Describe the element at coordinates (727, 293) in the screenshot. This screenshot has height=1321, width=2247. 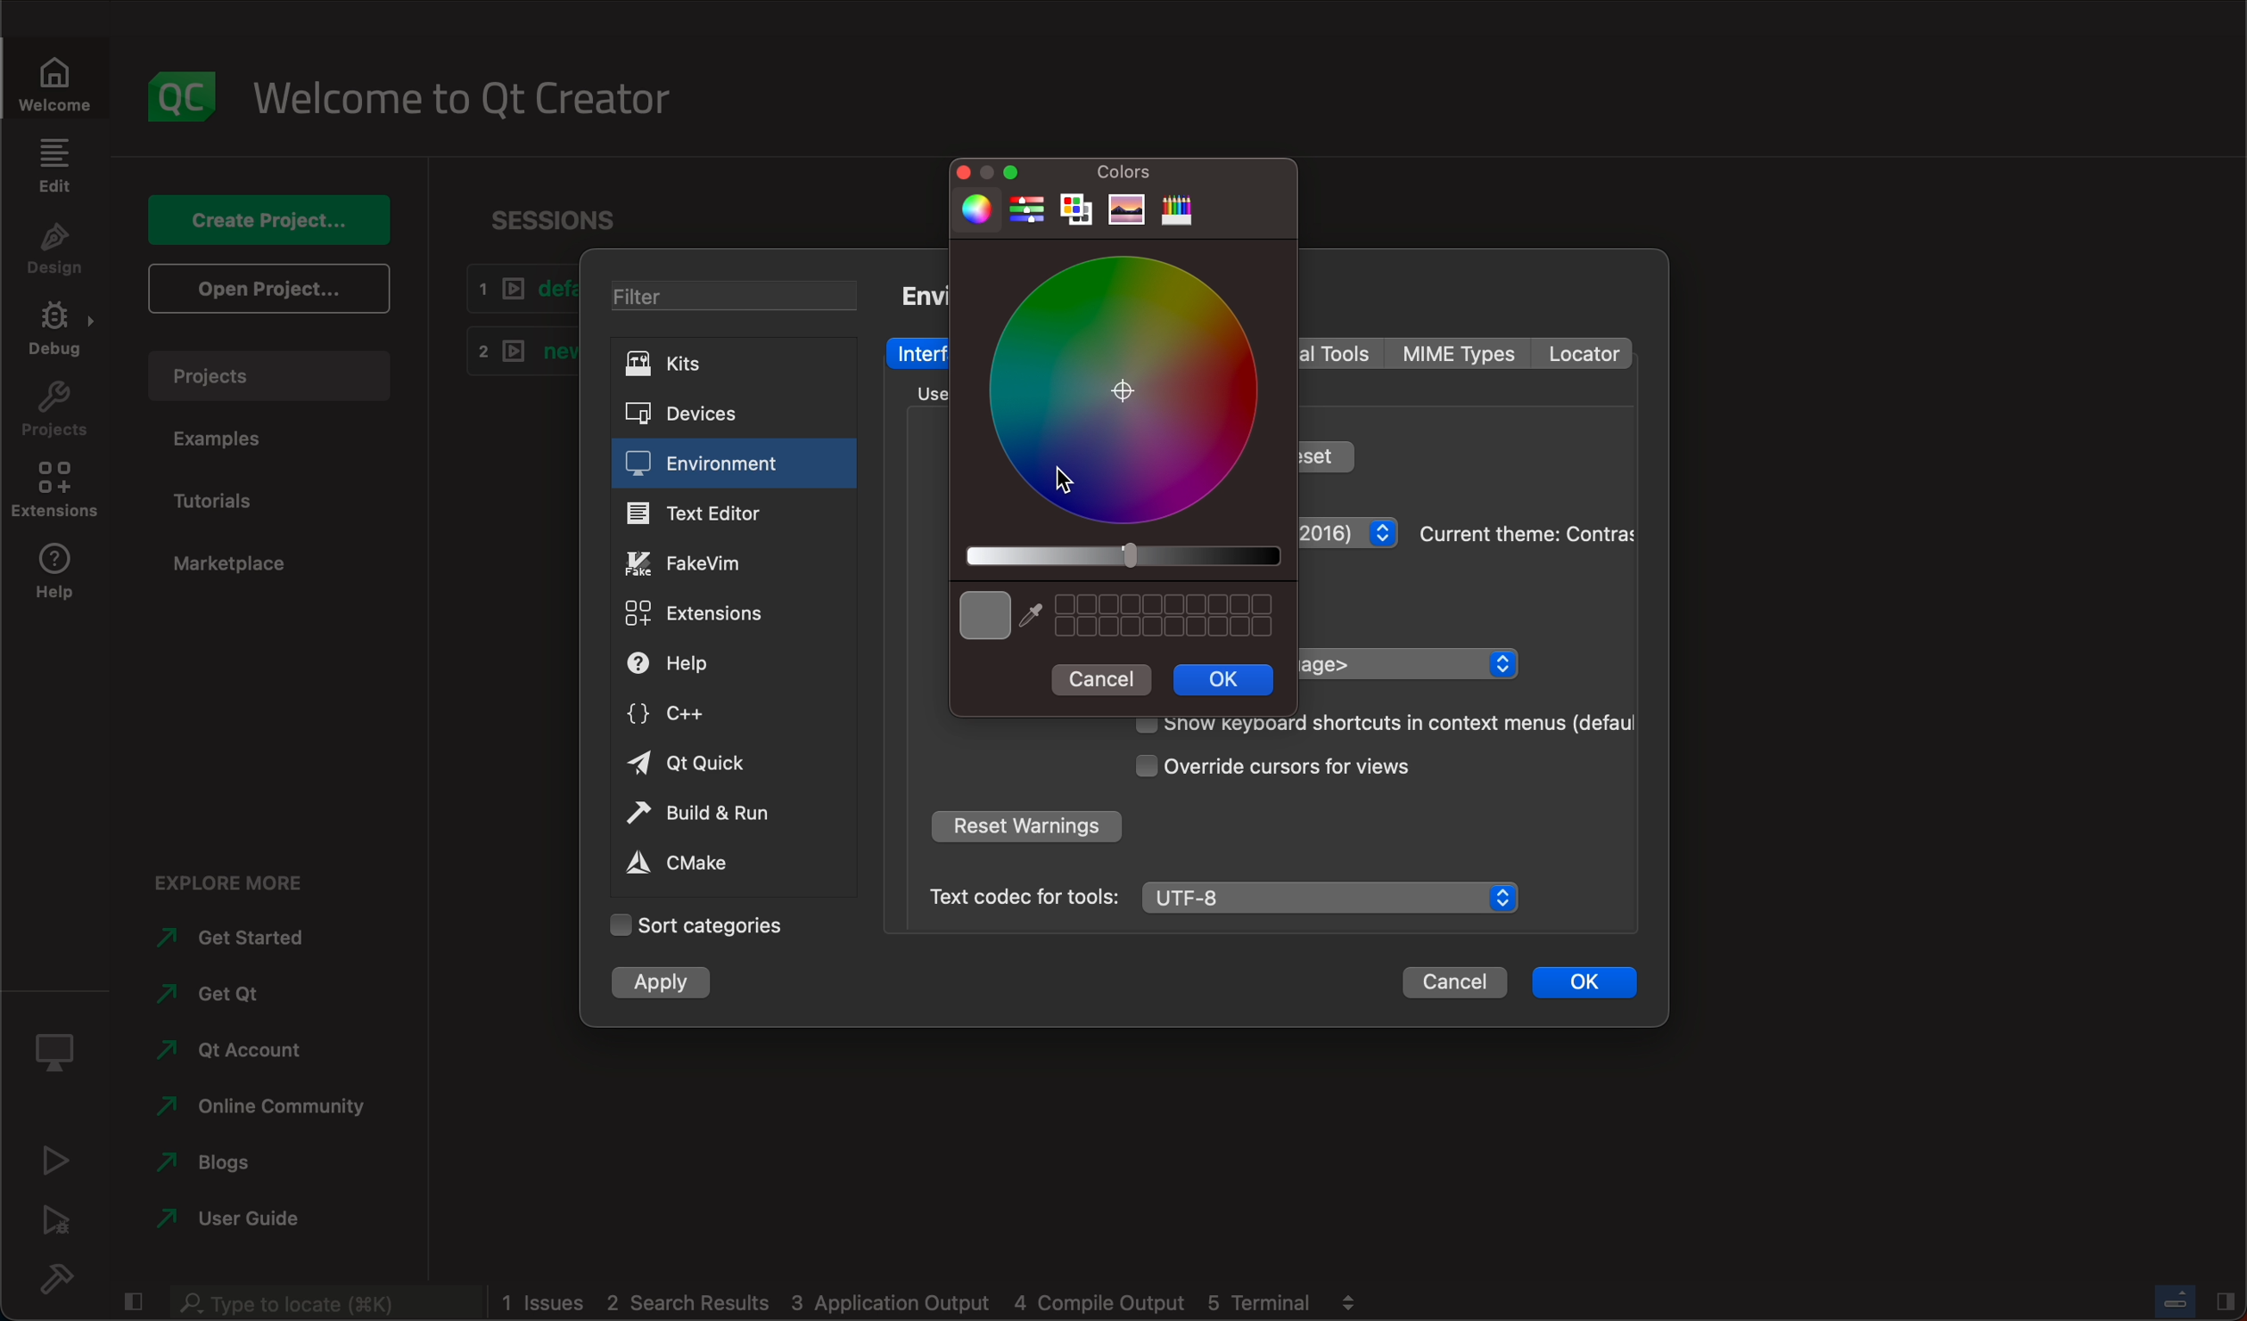
I see `filter` at that location.